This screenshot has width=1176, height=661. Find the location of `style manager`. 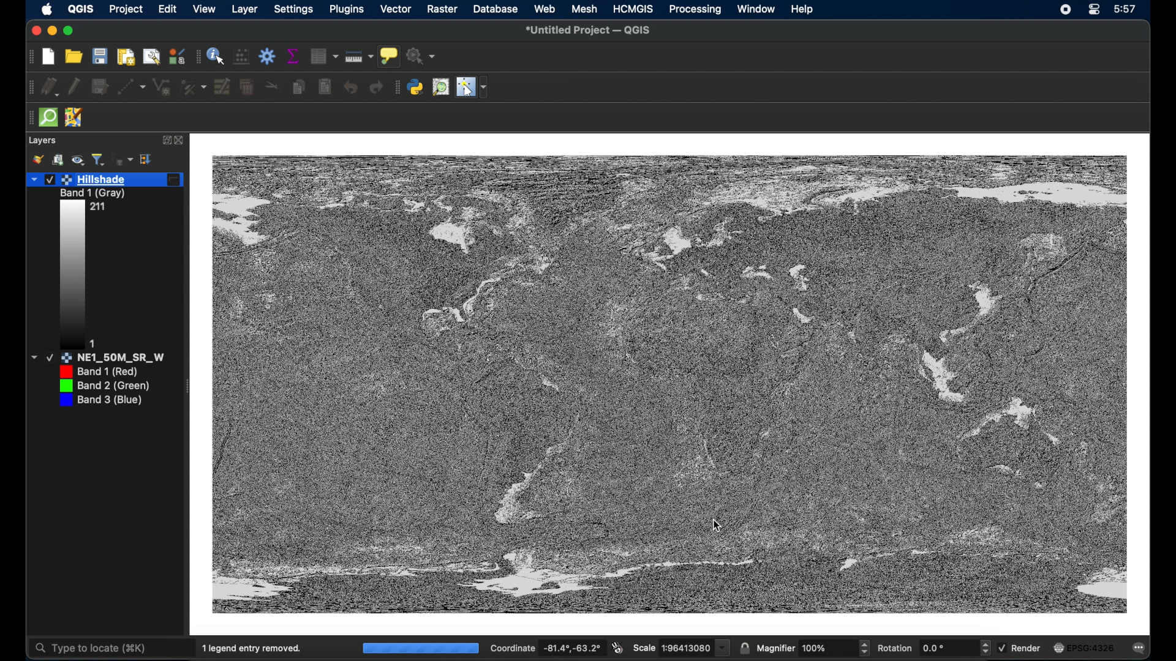

style manager is located at coordinates (176, 56).